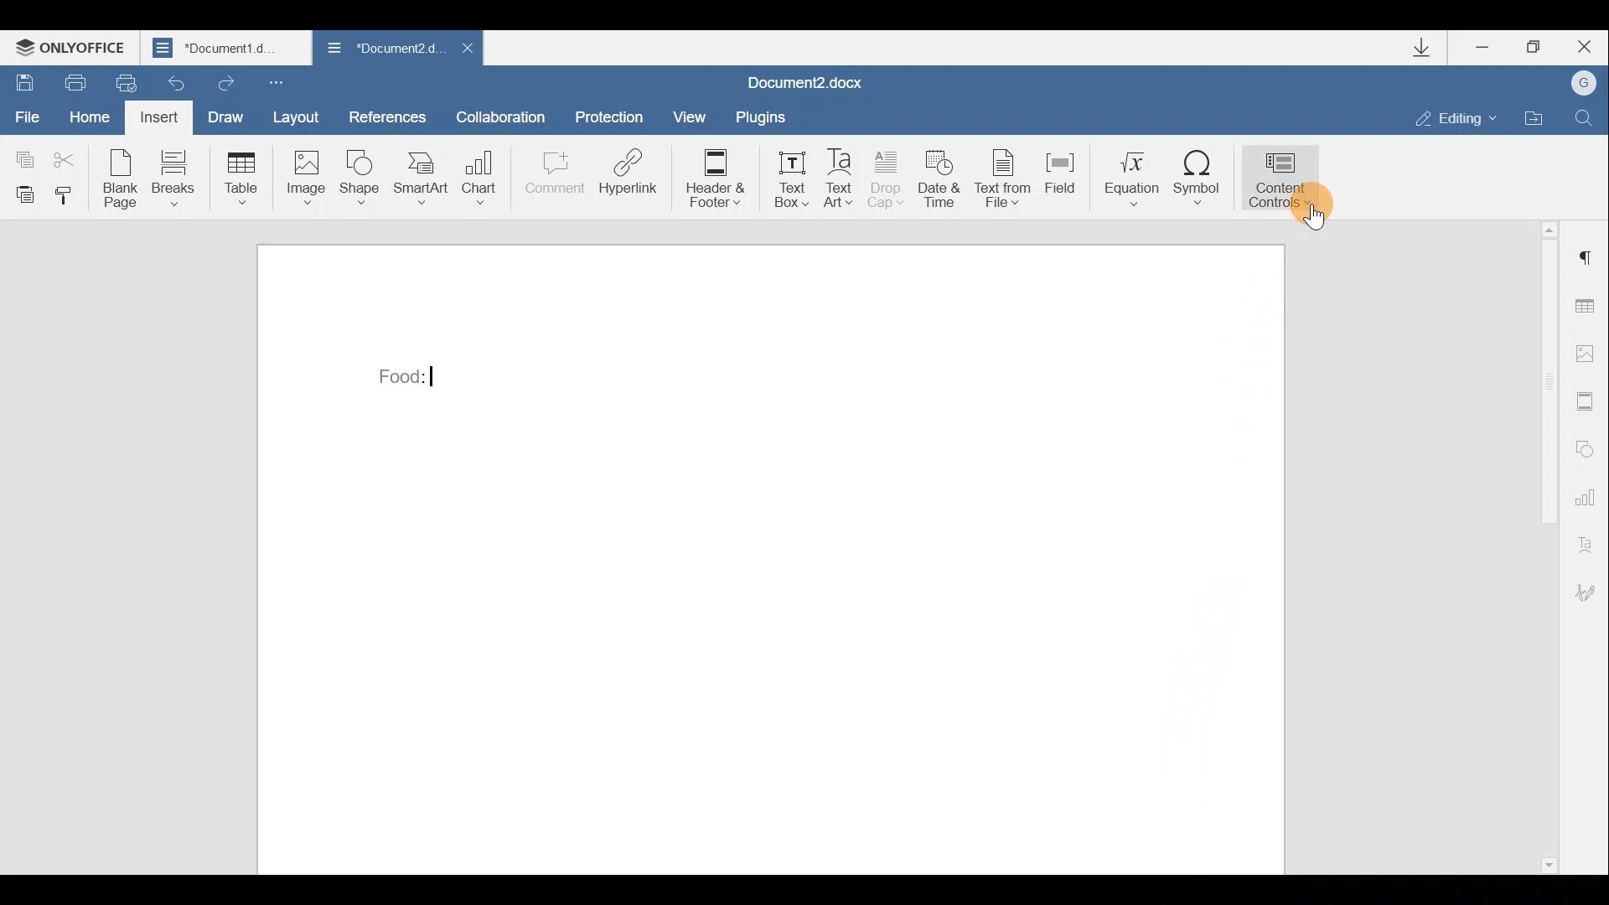 The height and width of the screenshot is (905, 1609). Describe the element at coordinates (766, 117) in the screenshot. I see `Plugins` at that location.